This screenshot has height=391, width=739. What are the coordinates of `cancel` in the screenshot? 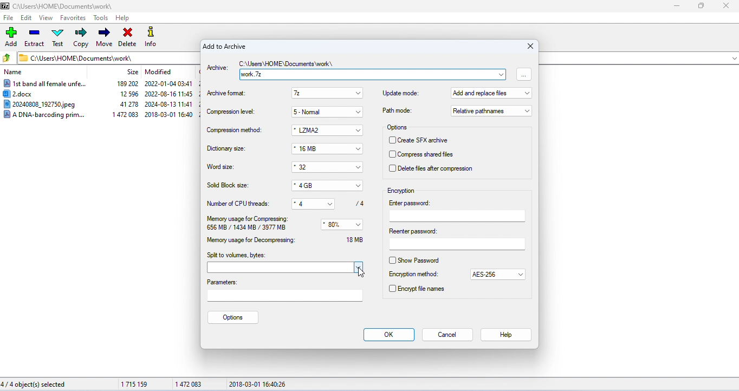 It's located at (448, 335).